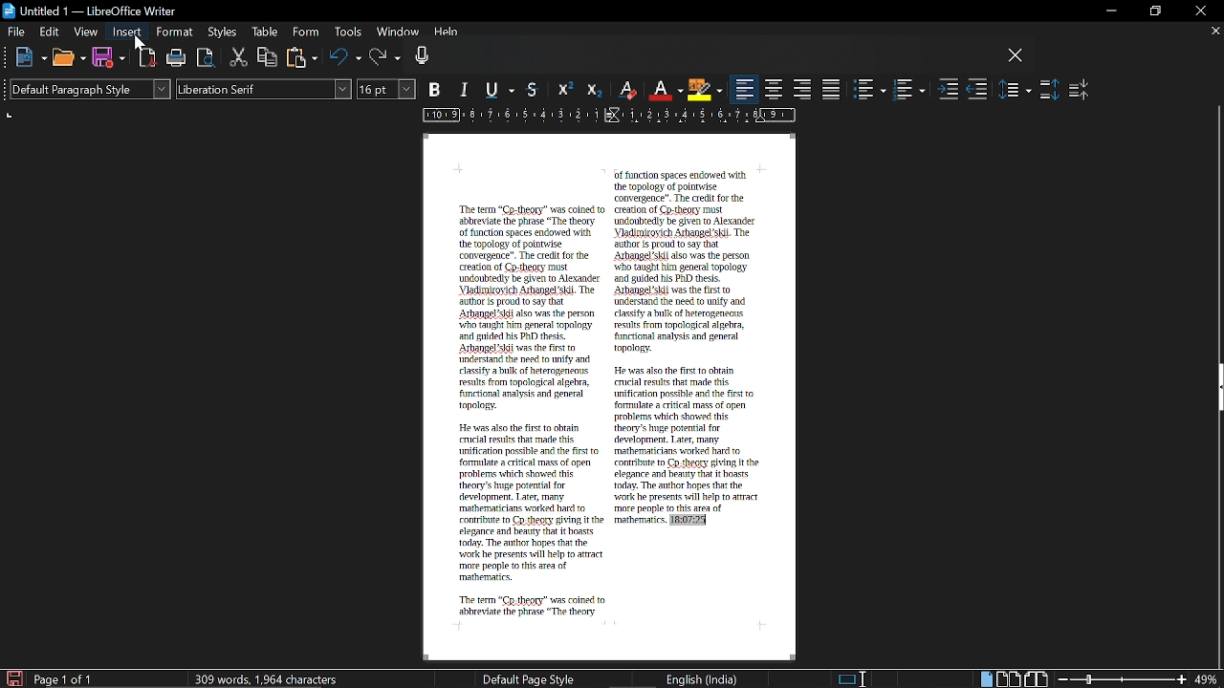  What do you see at coordinates (140, 44) in the screenshot?
I see `Cursor` at bounding box center [140, 44].